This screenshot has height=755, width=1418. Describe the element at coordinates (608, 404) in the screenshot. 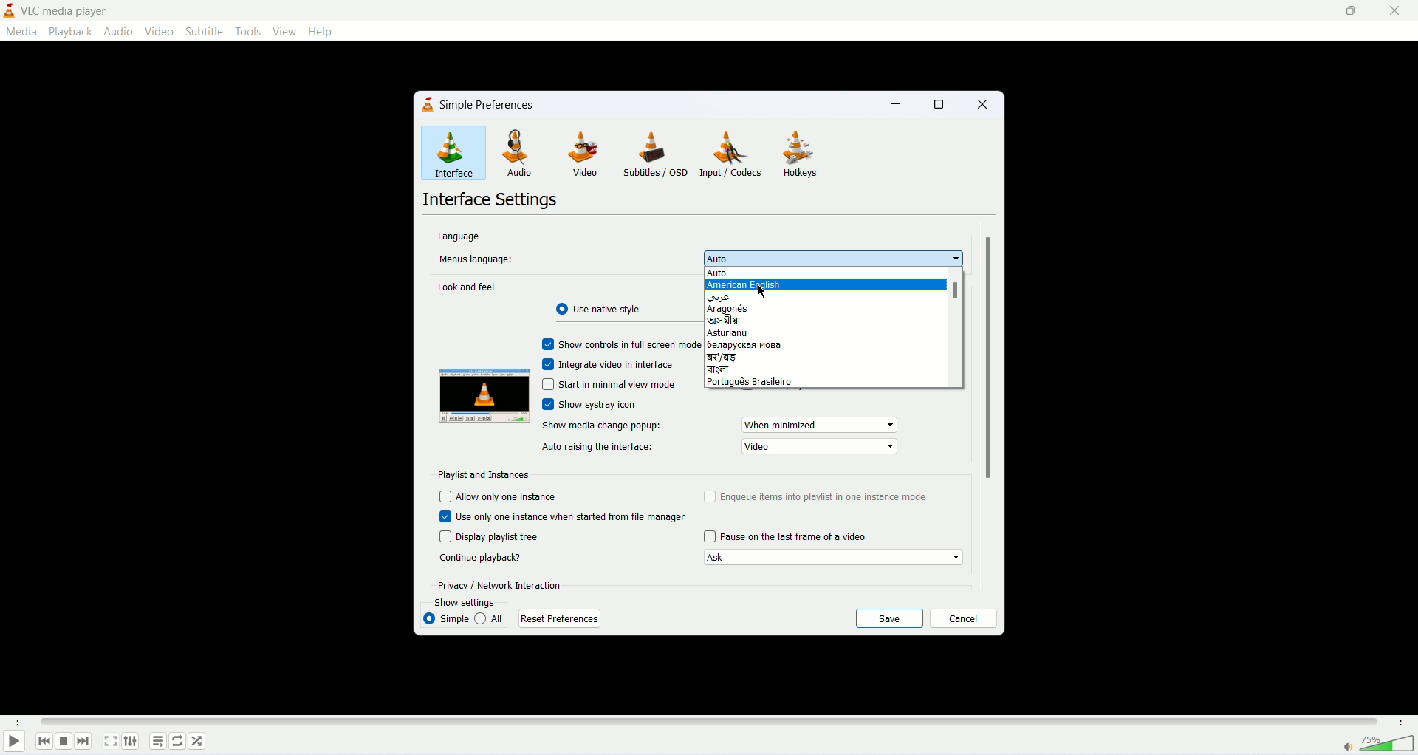

I see `show systray icon` at that location.